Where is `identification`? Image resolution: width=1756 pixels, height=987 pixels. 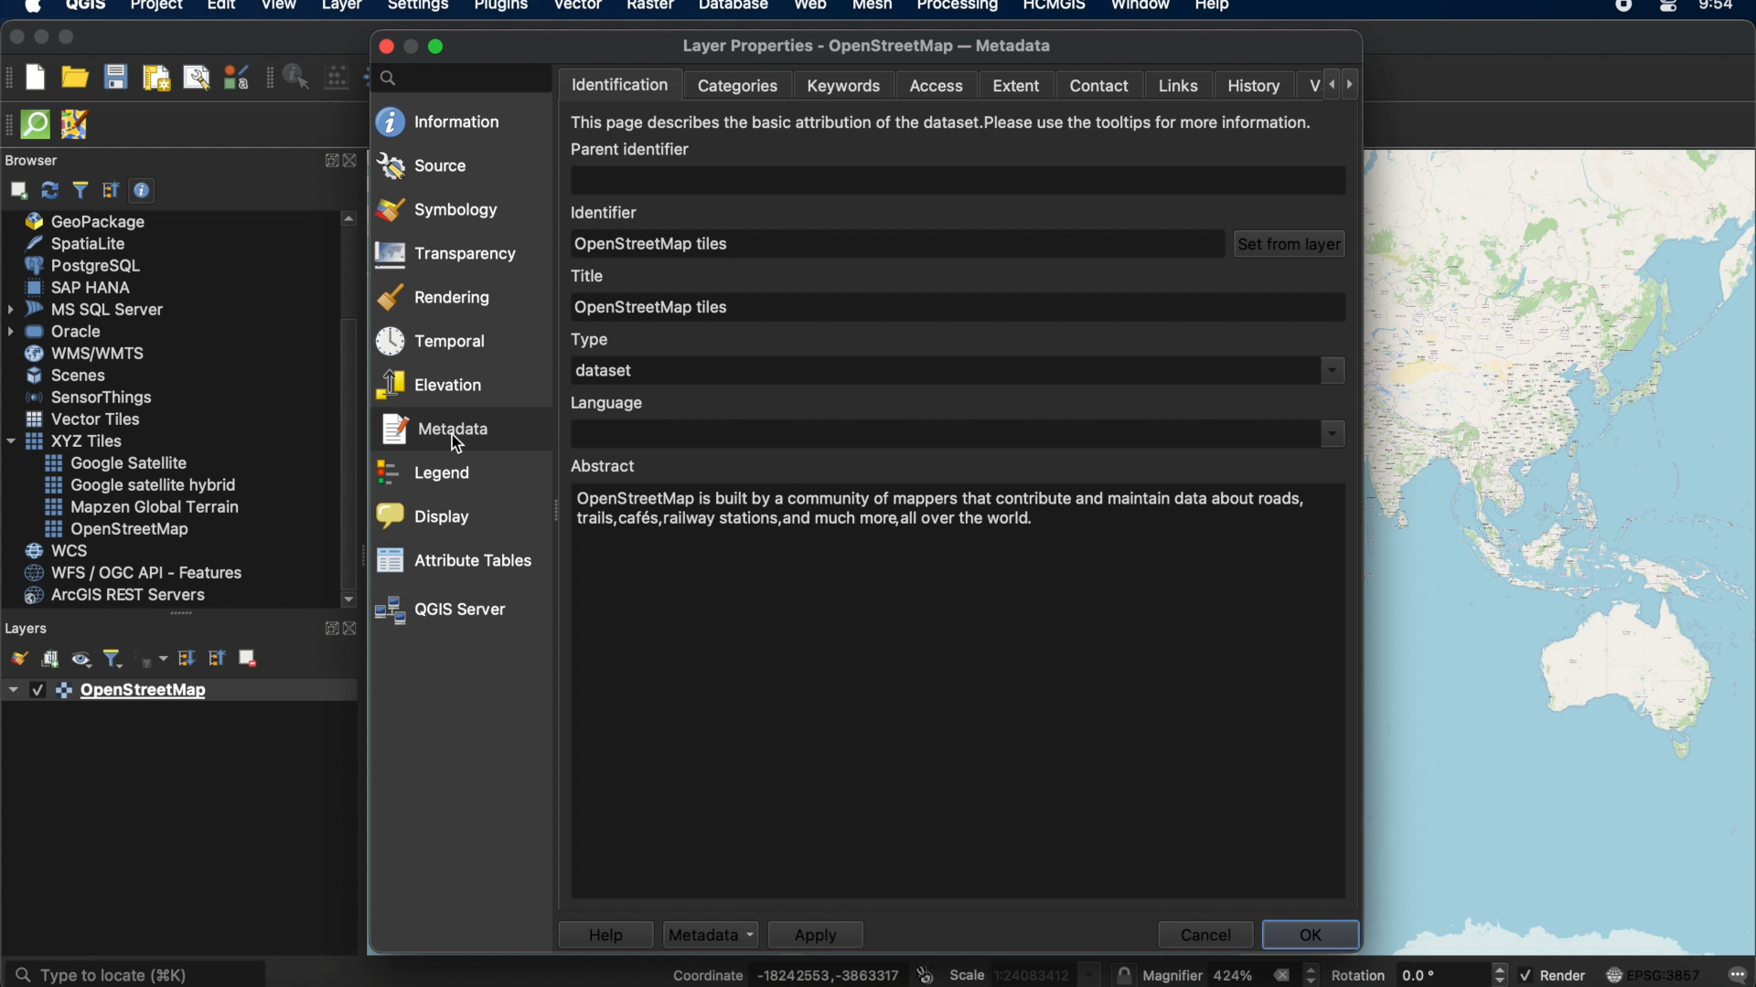 identification is located at coordinates (617, 86).